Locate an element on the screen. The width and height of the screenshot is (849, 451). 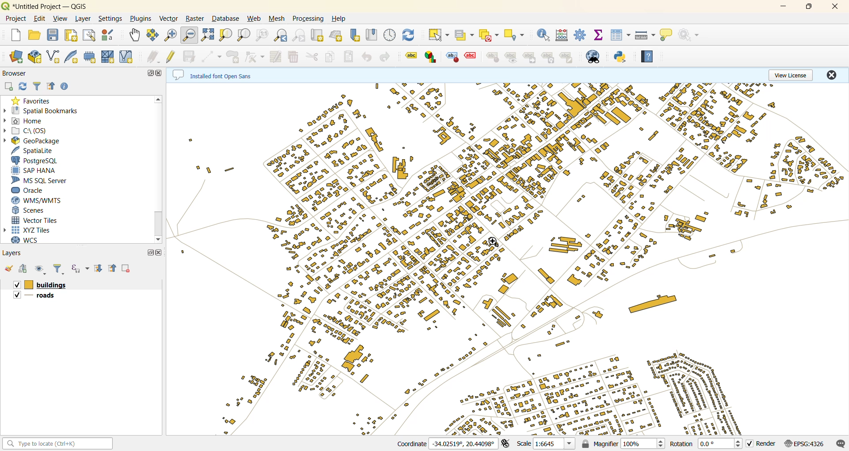
close is located at coordinates (159, 254).